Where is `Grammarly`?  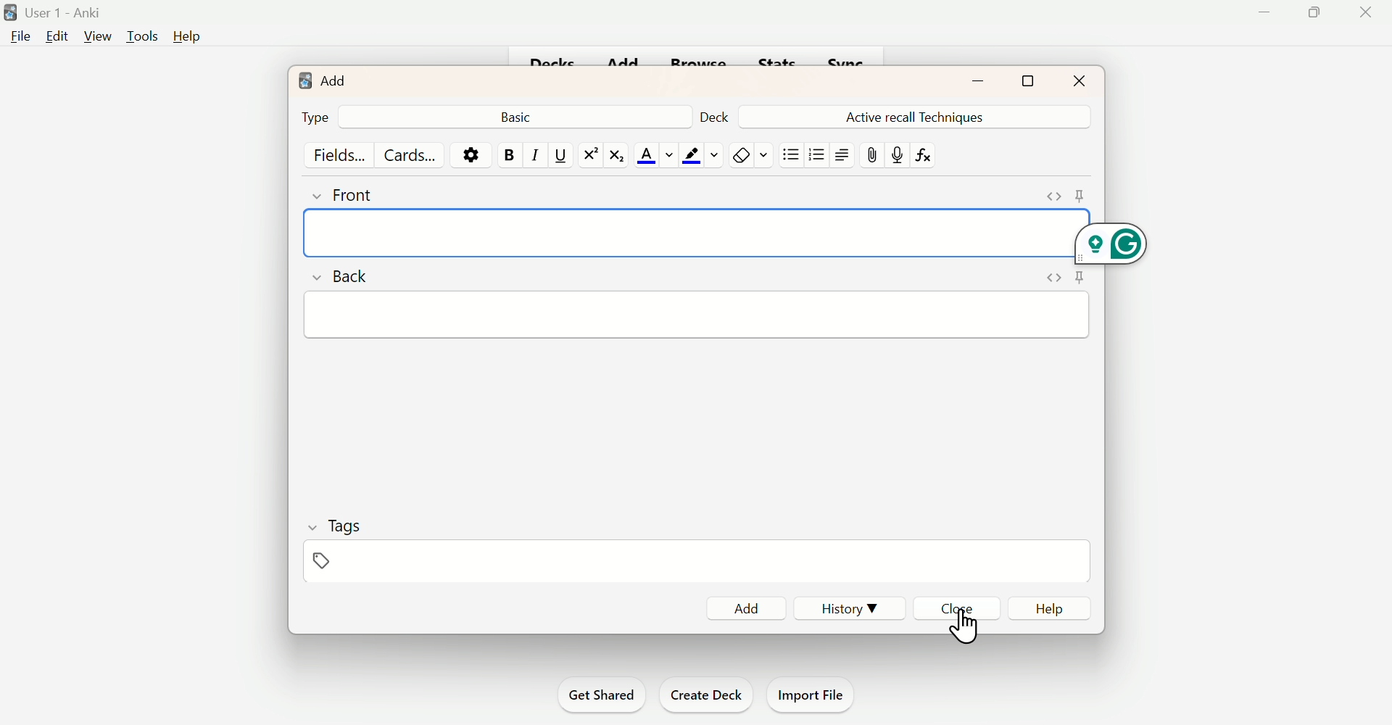 Grammarly is located at coordinates (1113, 235).